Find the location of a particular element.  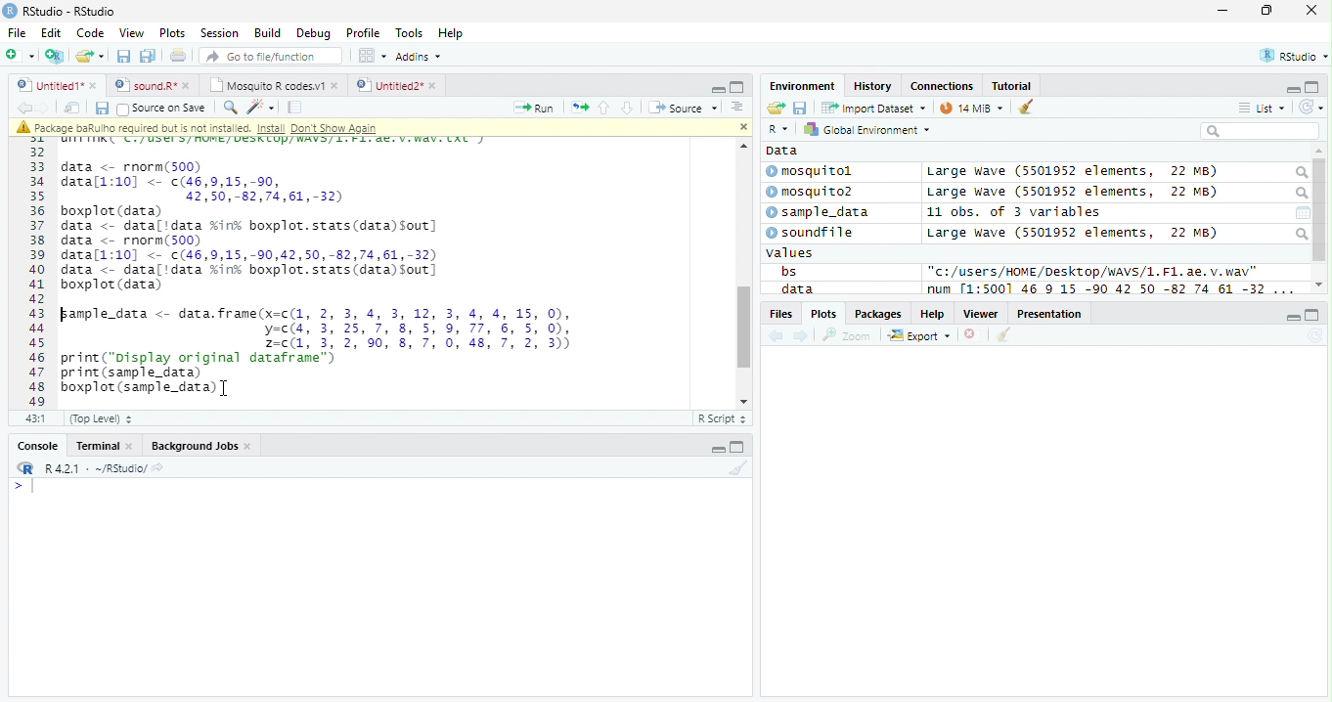

File is located at coordinates (18, 33).